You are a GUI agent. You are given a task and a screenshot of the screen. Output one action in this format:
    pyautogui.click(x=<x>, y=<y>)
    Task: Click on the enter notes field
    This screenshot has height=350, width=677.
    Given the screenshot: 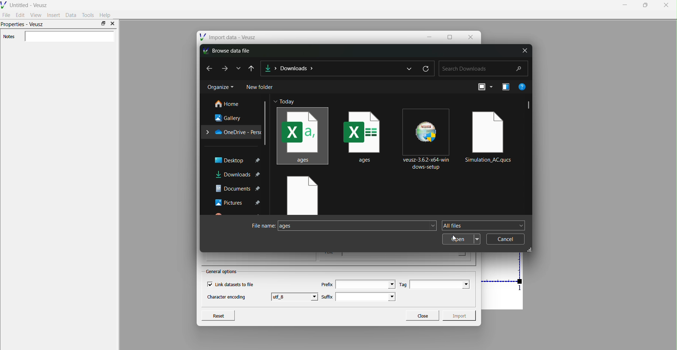 What is the action you would take?
    pyautogui.click(x=69, y=37)
    